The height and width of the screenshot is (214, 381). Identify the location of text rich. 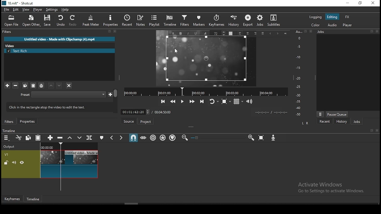
(60, 51).